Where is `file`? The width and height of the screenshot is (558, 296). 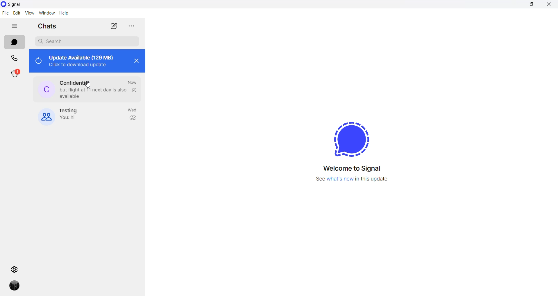 file is located at coordinates (5, 14).